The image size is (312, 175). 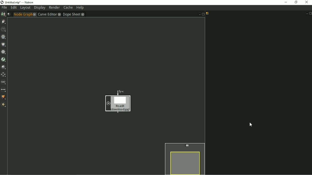 What do you see at coordinates (55, 7) in the screenshot?
I see `Render` at bounding box center [55, 7].